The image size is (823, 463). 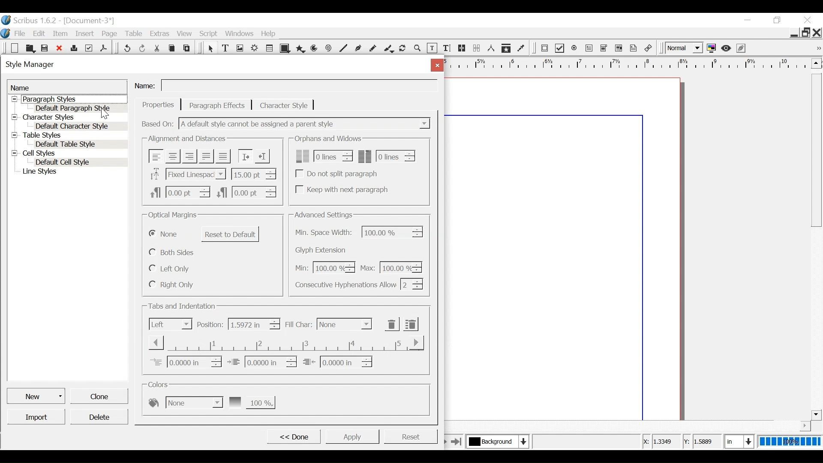 I want to click on Tabs and Indentation, so click(x=183, y=307).